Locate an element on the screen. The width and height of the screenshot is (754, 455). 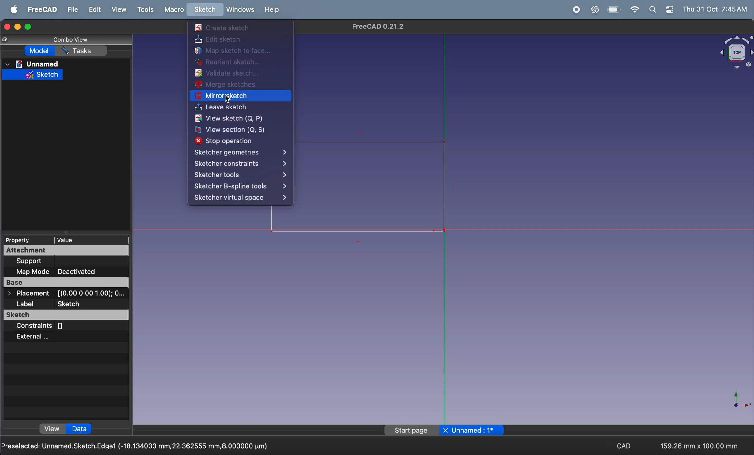
constraints is located at coordinates (64, 327).